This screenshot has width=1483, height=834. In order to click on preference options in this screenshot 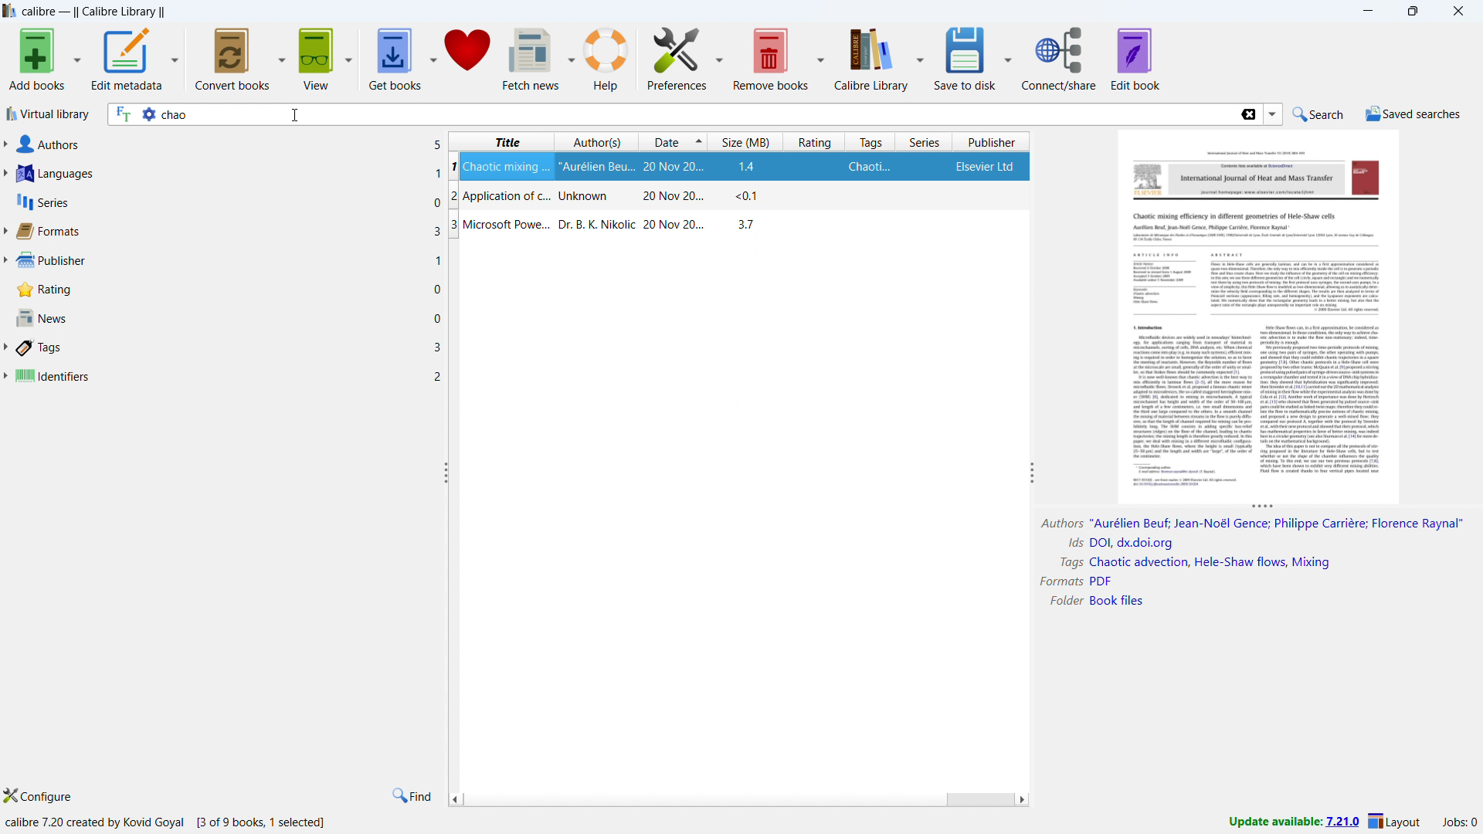, I will do `click(719, 57)`.